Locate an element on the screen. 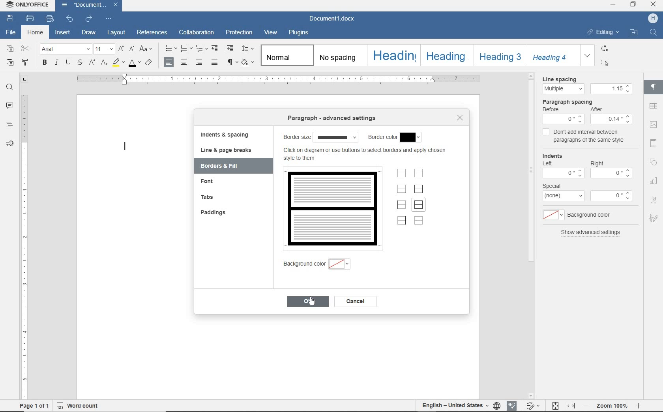 Image resolution: width=663 pixels, height=412 pixels. save is located at coordinates (12, 19).